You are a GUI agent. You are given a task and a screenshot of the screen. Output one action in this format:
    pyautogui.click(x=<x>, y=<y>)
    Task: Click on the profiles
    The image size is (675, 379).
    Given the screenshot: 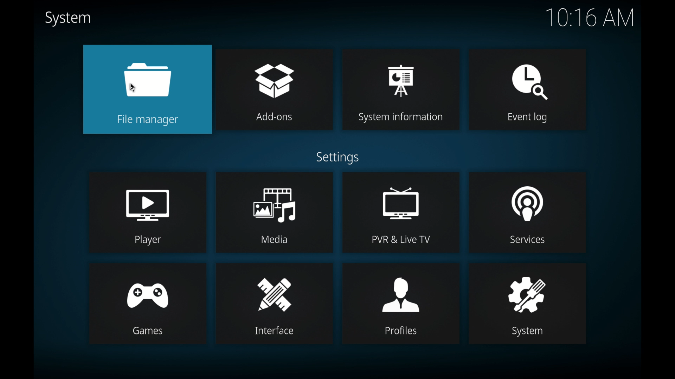 What is the action you would take?
    pyautogui.click(x=400, y=304)
    